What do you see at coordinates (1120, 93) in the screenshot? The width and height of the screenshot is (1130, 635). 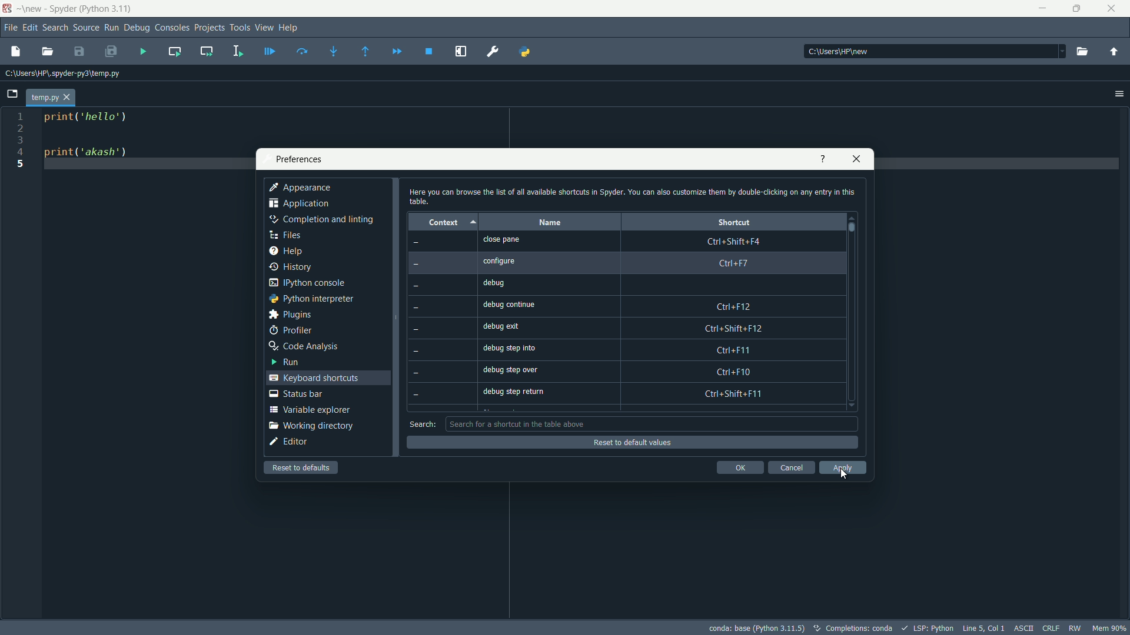 I see `options` at bounding box center [1120, 93].